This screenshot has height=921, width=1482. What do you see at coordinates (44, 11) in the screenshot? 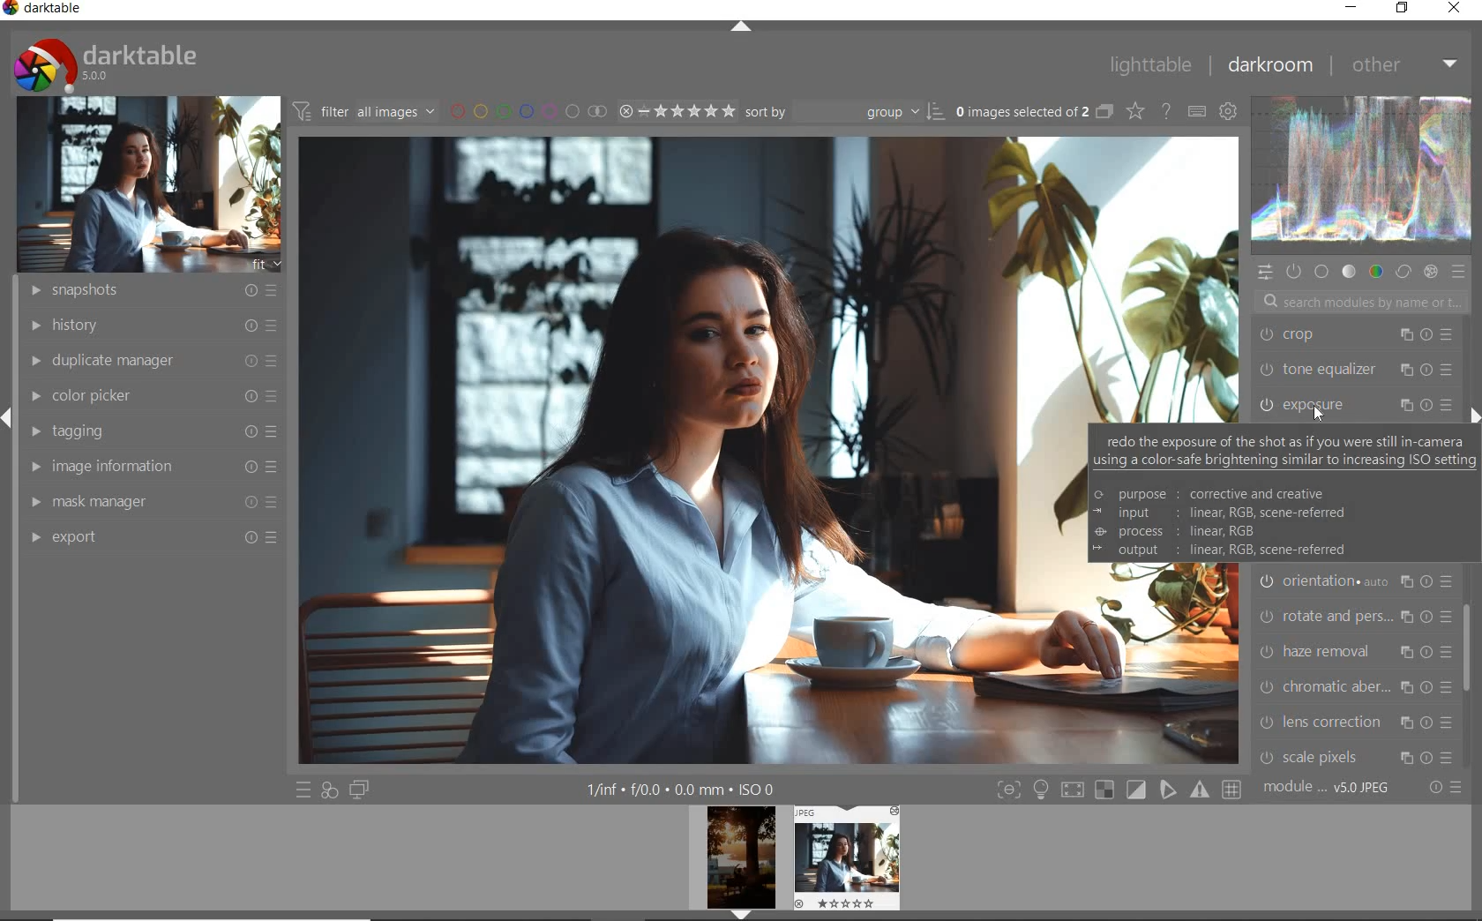
I see `SYSTEM NAME` at bounding box center [44, 11].